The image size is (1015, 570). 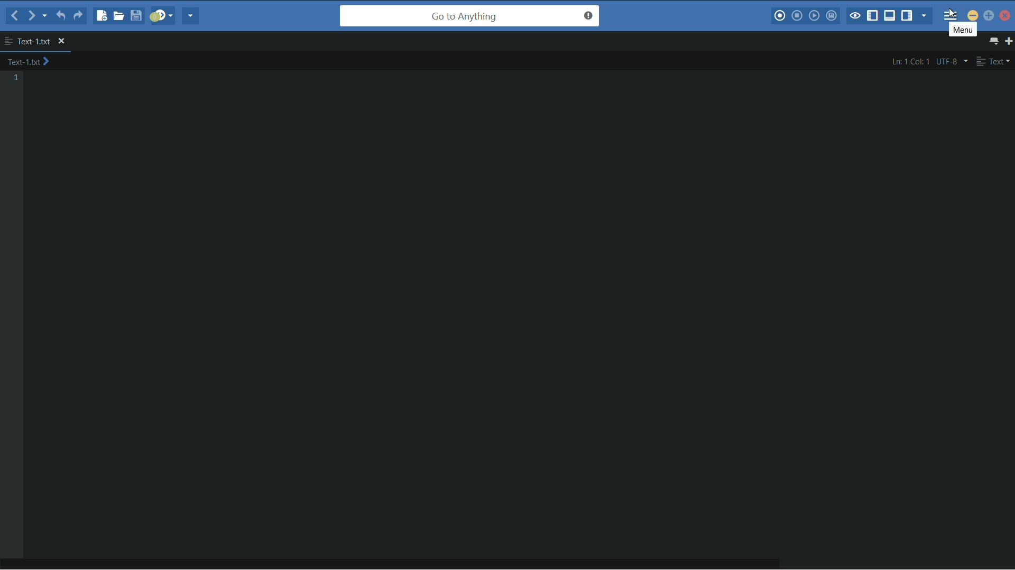 What do you see at coordinates (137, 15) in the screenshot?
I see `save file` at bounding box center [137, 15].